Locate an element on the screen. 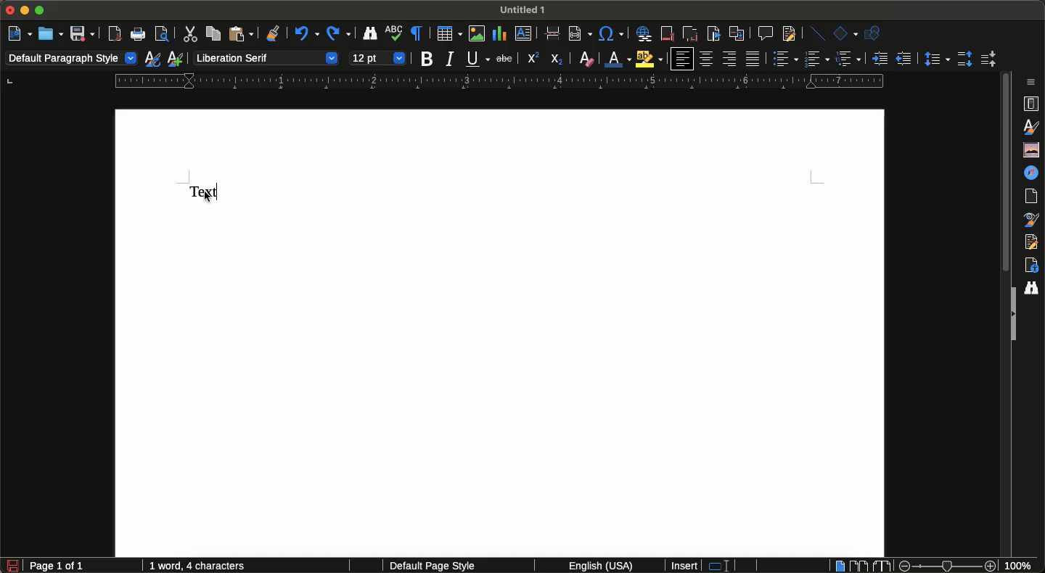 This screenshot has height=573, width=1045. Word and character count is located at coordinates (202, 566).